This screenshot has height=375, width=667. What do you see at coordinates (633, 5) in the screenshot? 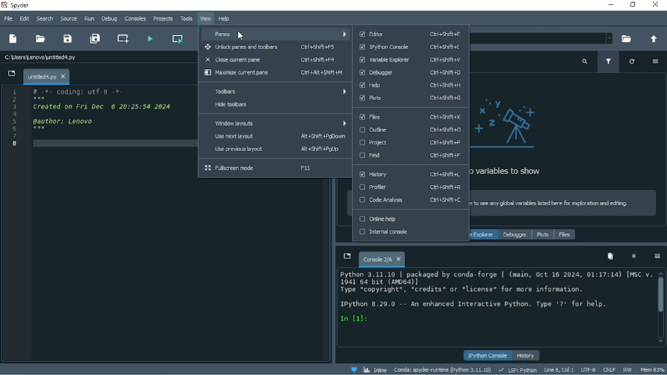
I see `Restore down` at bounding box center [633, 5].